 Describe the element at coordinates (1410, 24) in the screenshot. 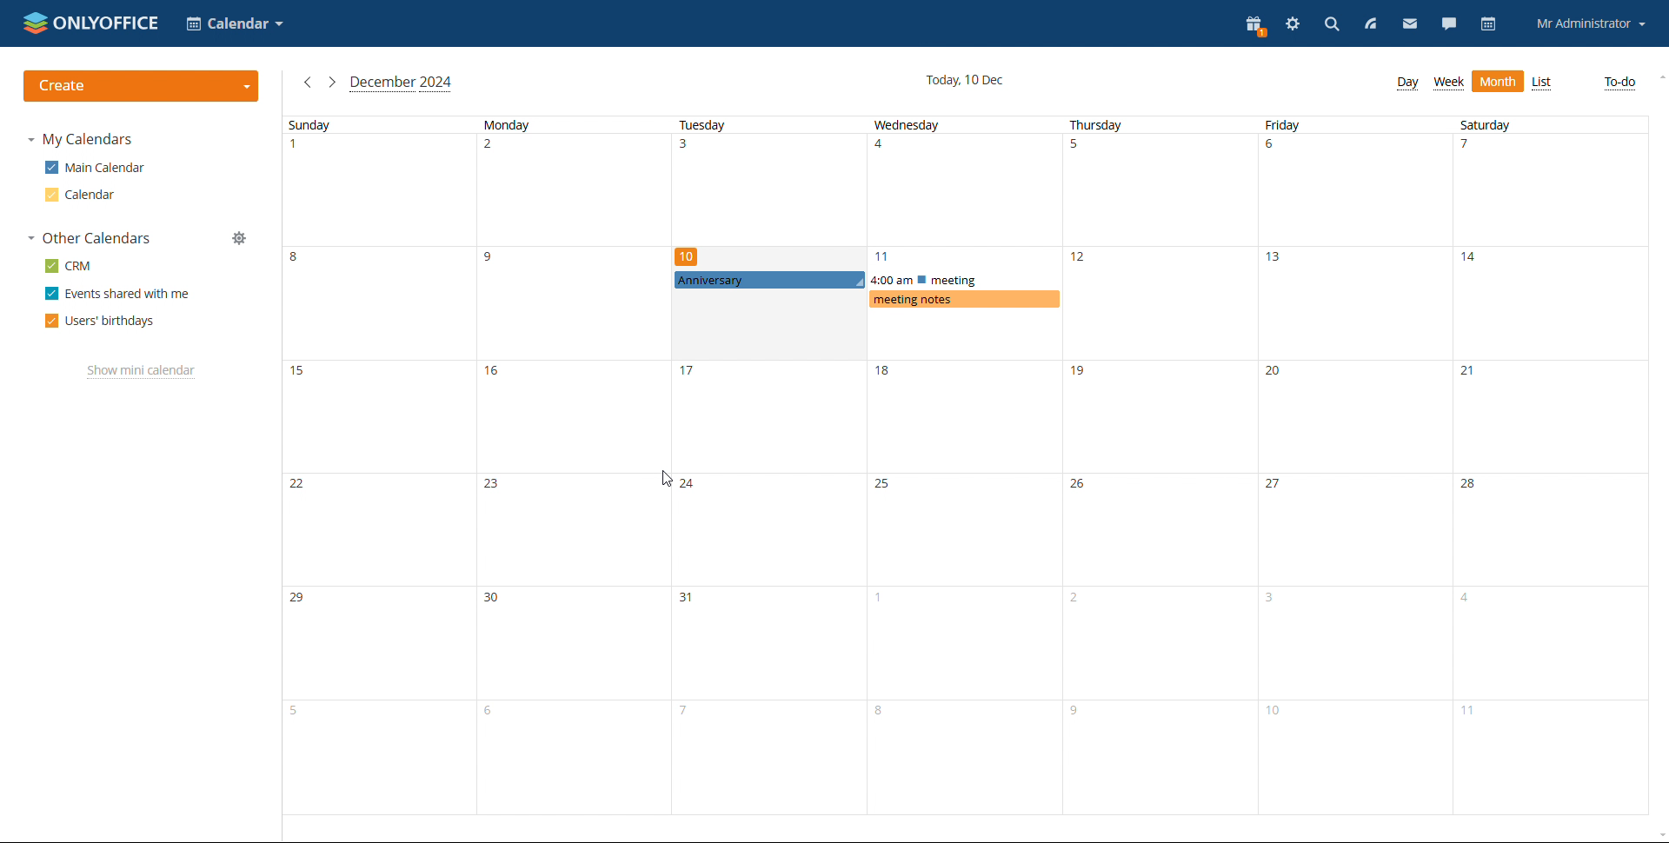

I see `mail` at that location.